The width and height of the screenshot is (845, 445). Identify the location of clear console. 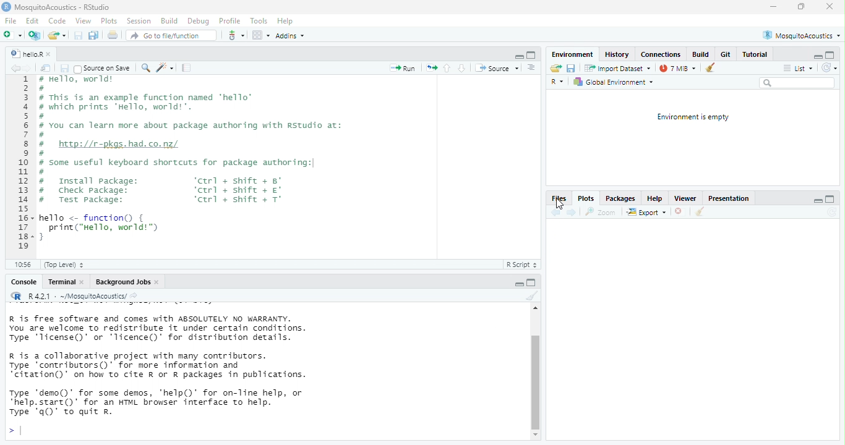
(701, 212).